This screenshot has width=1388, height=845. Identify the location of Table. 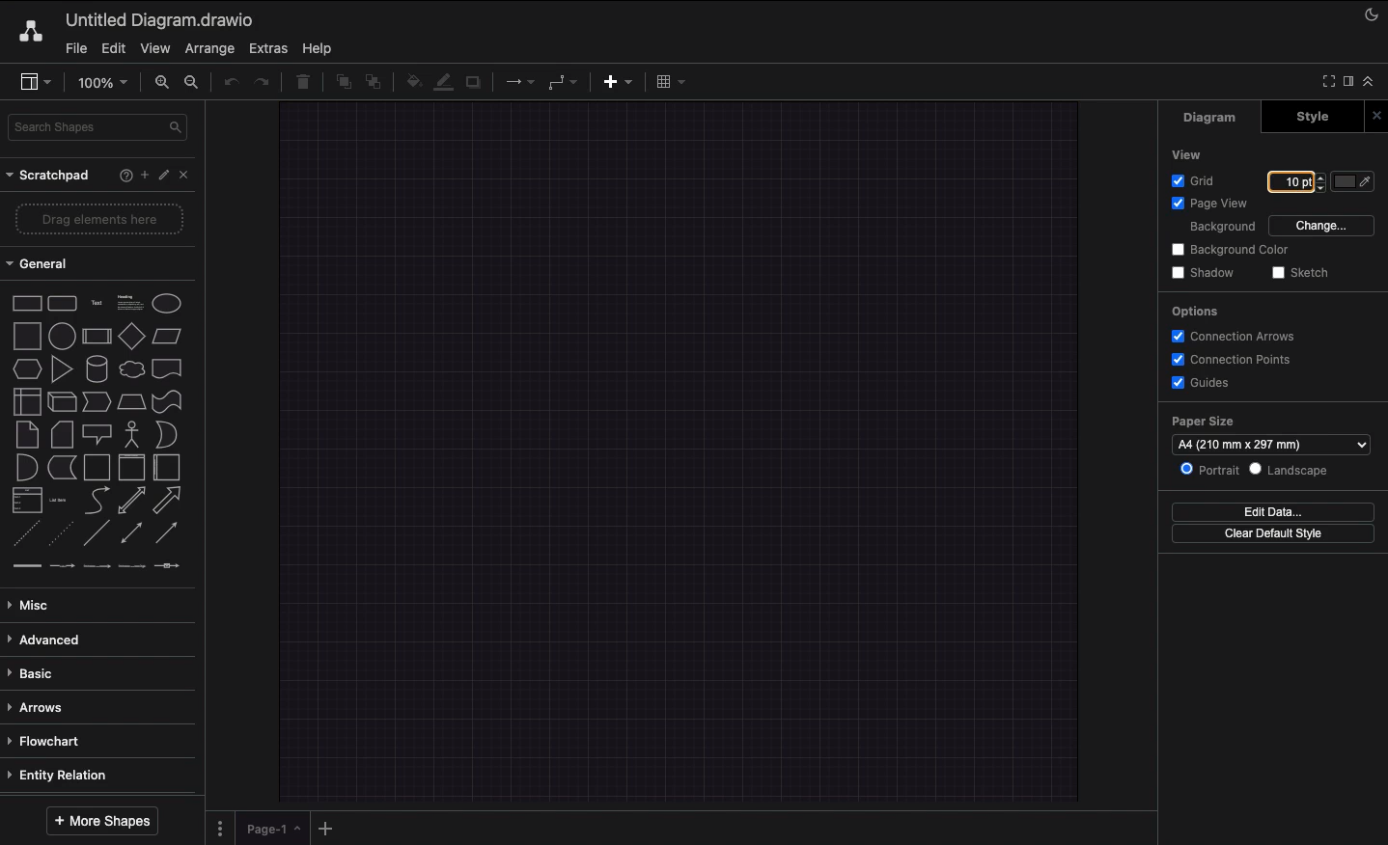
(672, 81).